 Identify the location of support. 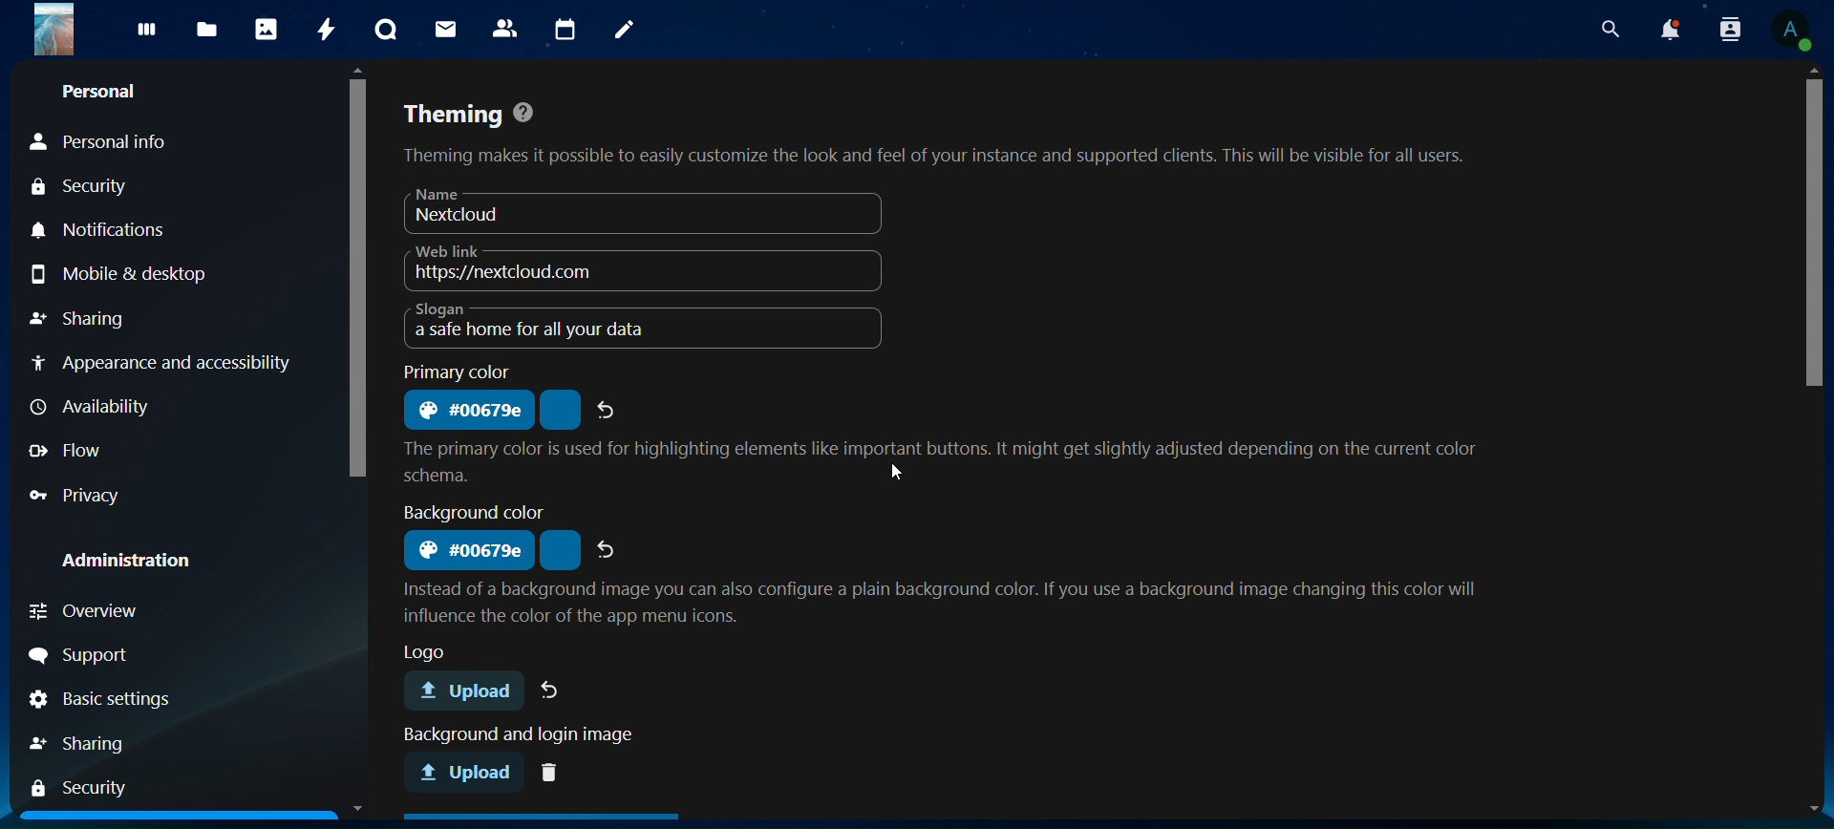
(127, 656).